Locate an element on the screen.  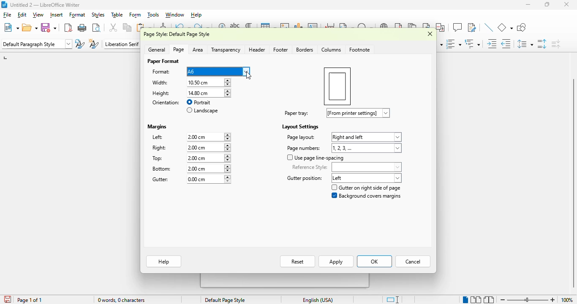
preview is located at coordinates (338, 86).